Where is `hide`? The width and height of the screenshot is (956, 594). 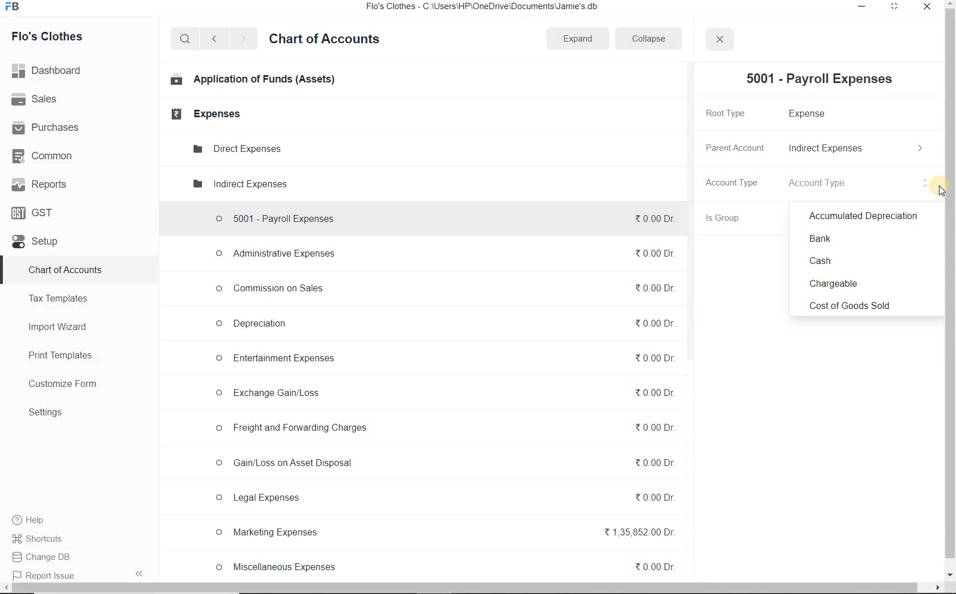 hide is located at coordinates (139, 574).